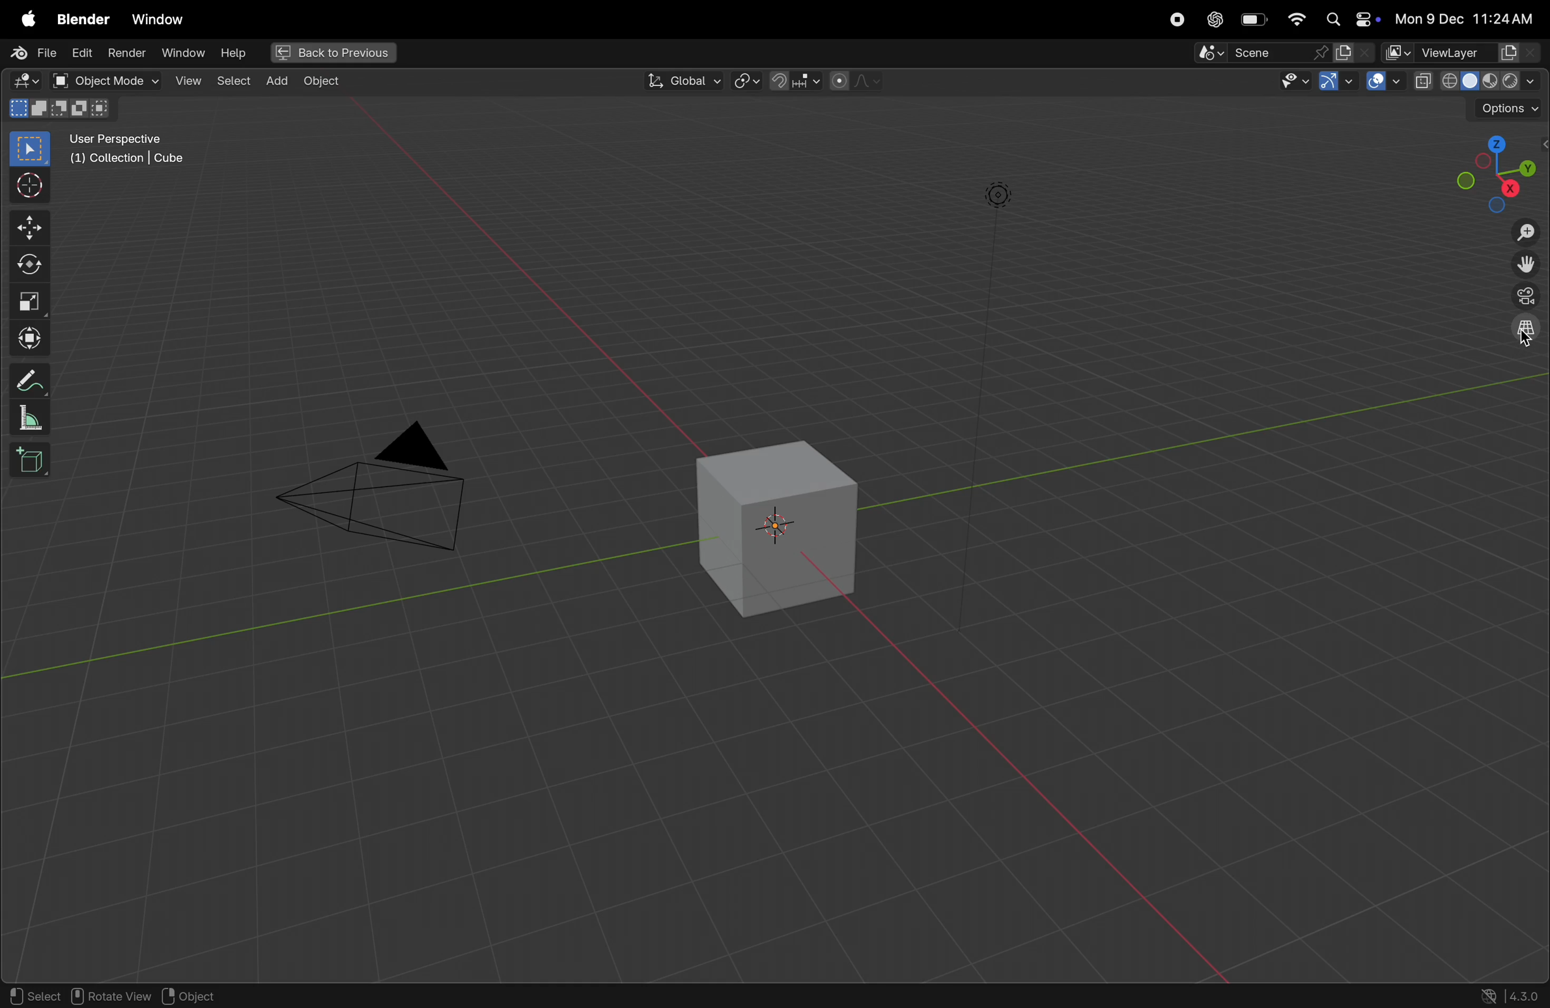 This screenshot has width=1550, height=1008. What do you see at coordinates (1261, 53) in the screenshot?
I see `scene` at bounding box center [1261, 53].